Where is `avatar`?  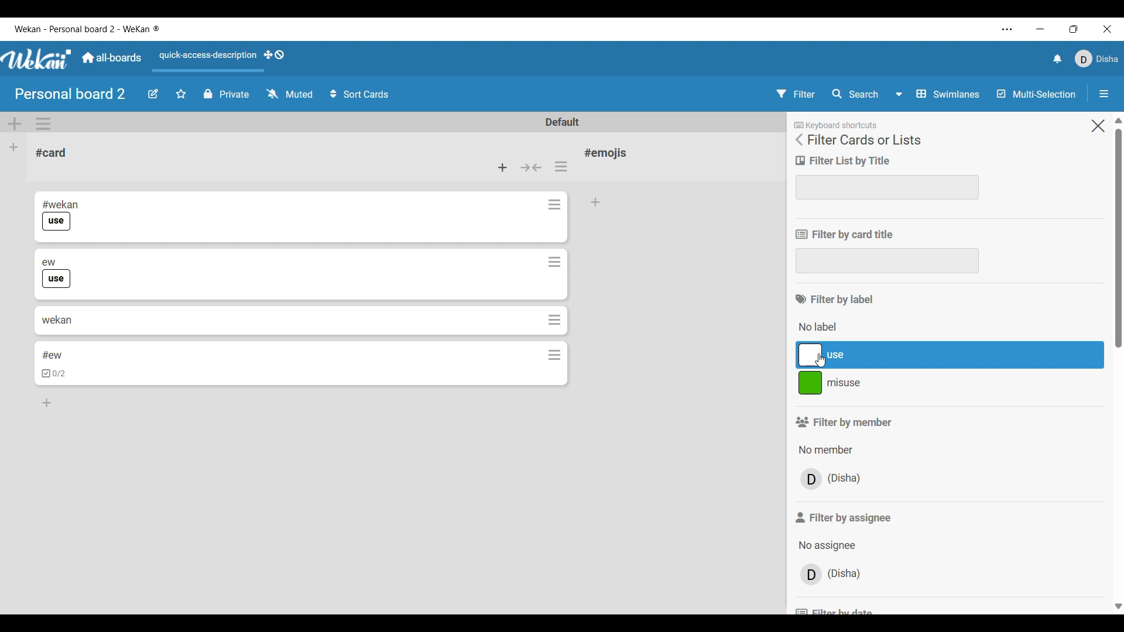
avatar is located at coordinates (811, 479).